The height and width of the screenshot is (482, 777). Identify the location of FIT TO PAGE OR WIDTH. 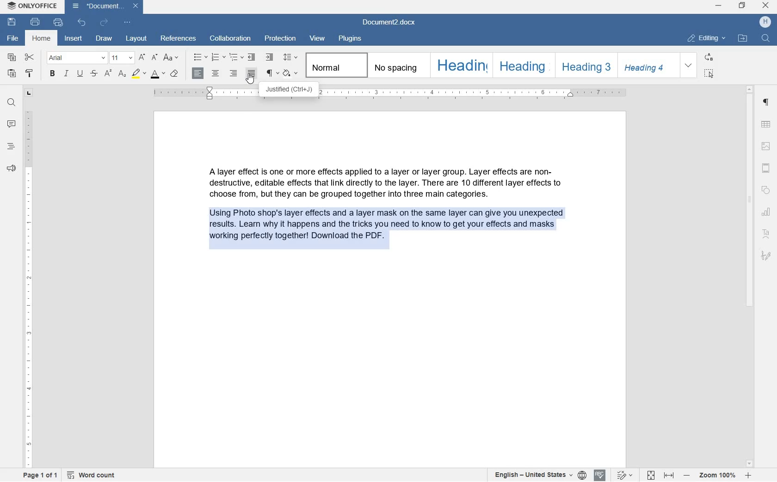
(660, 475).